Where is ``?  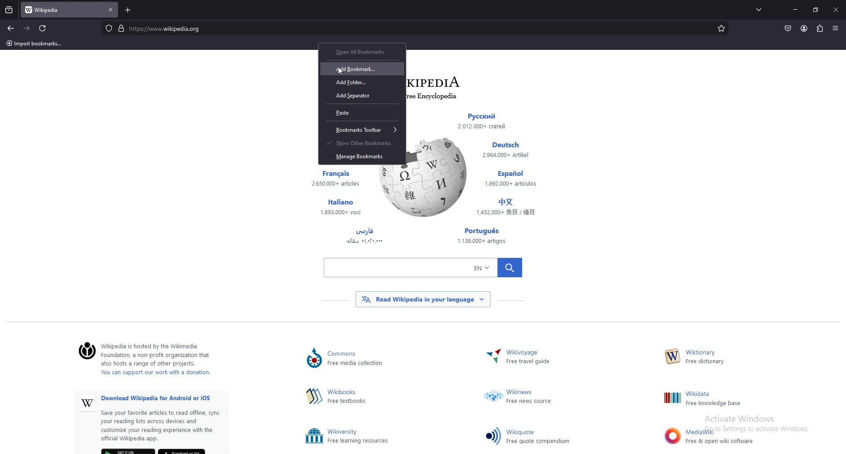  is located at coordinates (540, 437).